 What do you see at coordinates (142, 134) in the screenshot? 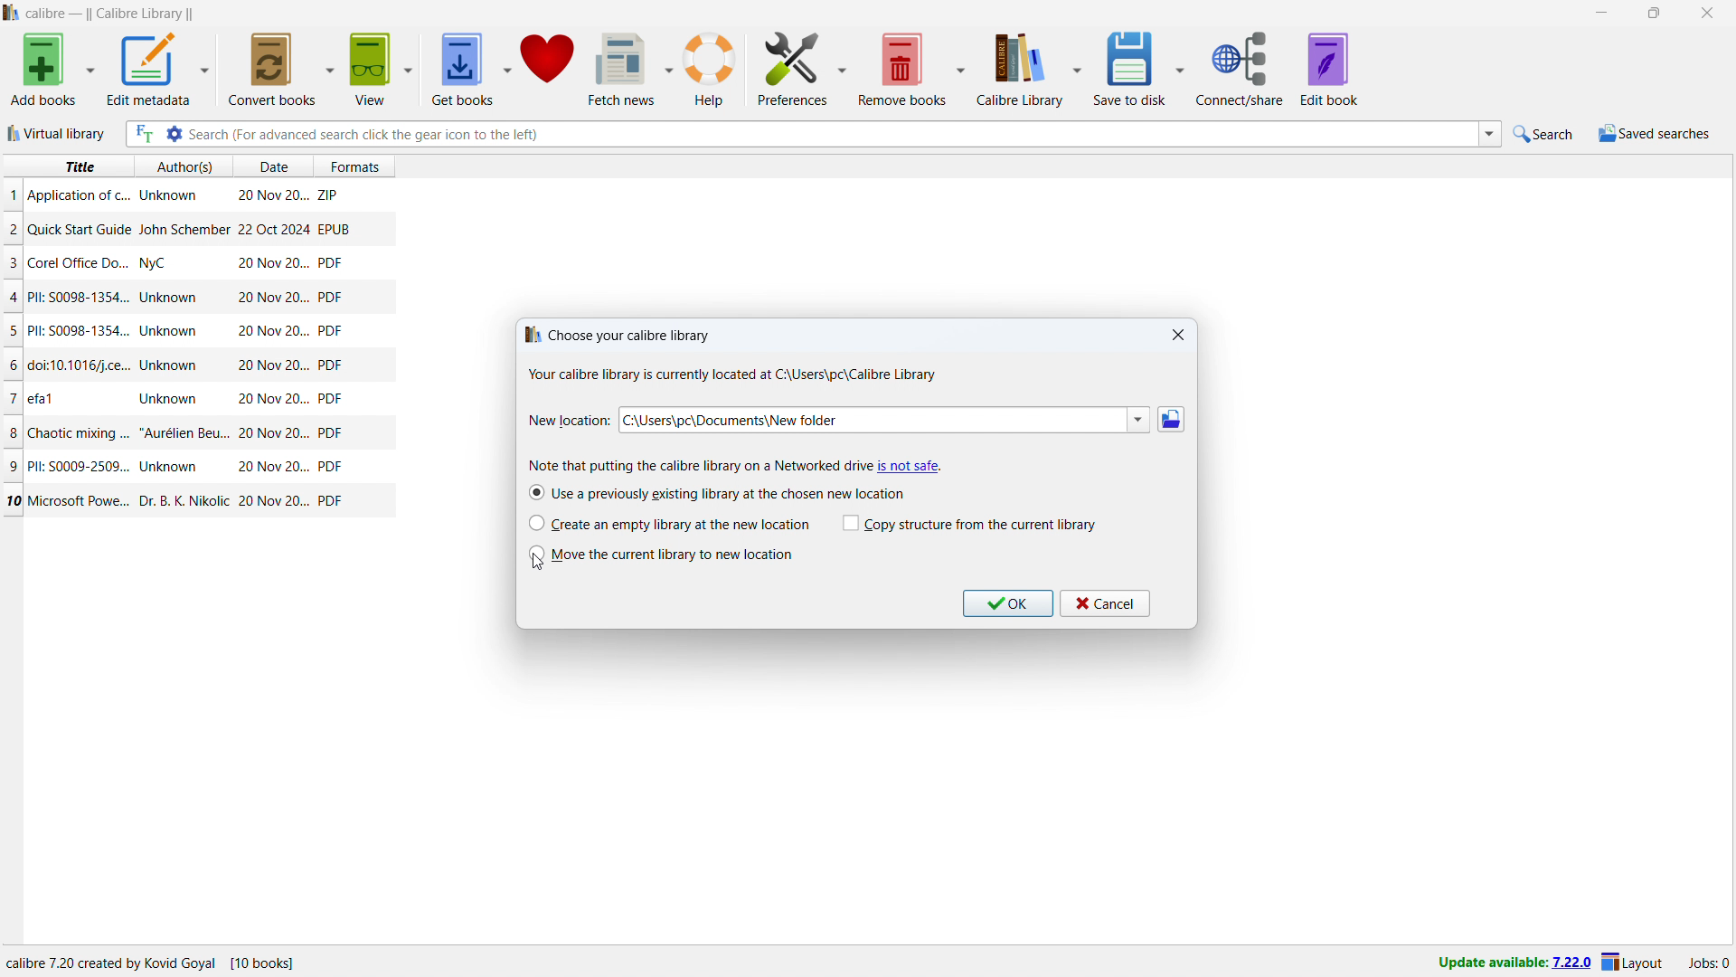
I see `full text search` at bounding box center [142, 134].